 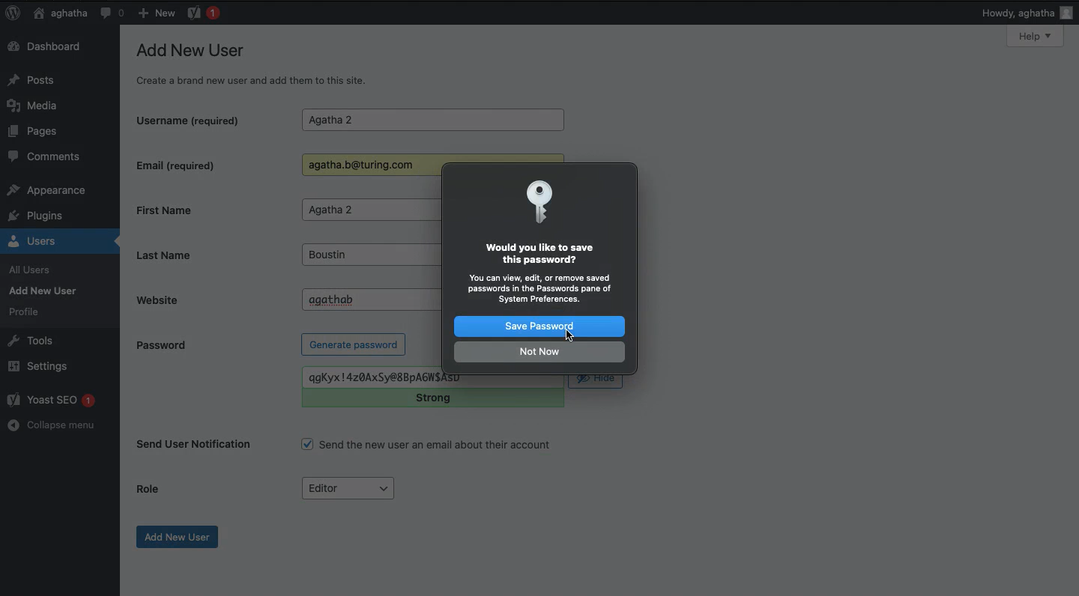 What do you see at coordinates (31, 339) in the screenshot?
I see `Tools` at bounding box center [31, 339].